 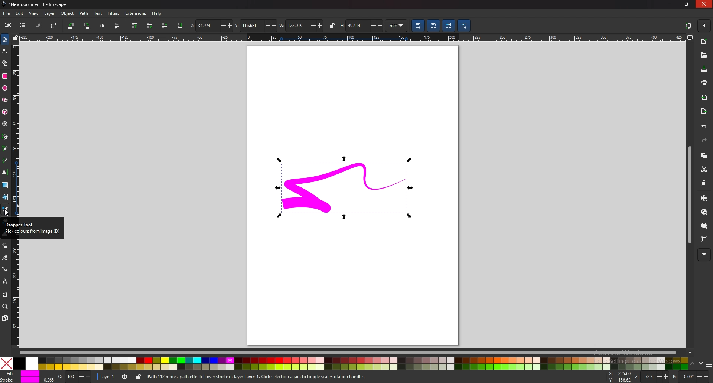 I want to click on minimize, so click(x=671, y=4).